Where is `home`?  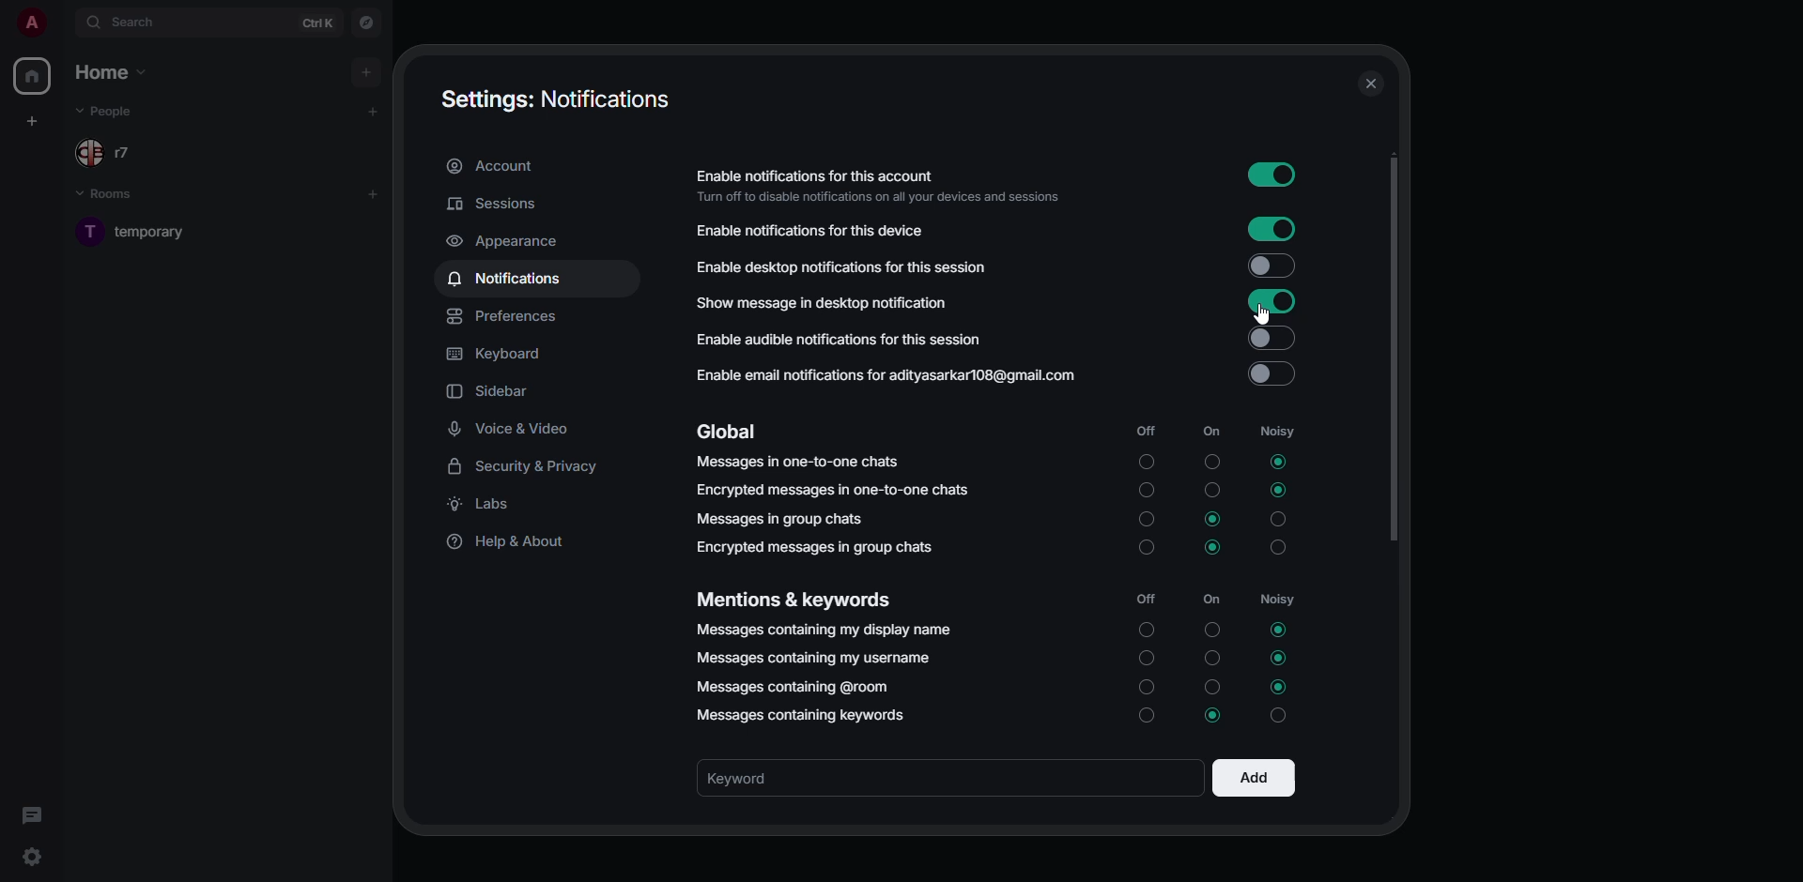
home is located at coordinates (35, 76).